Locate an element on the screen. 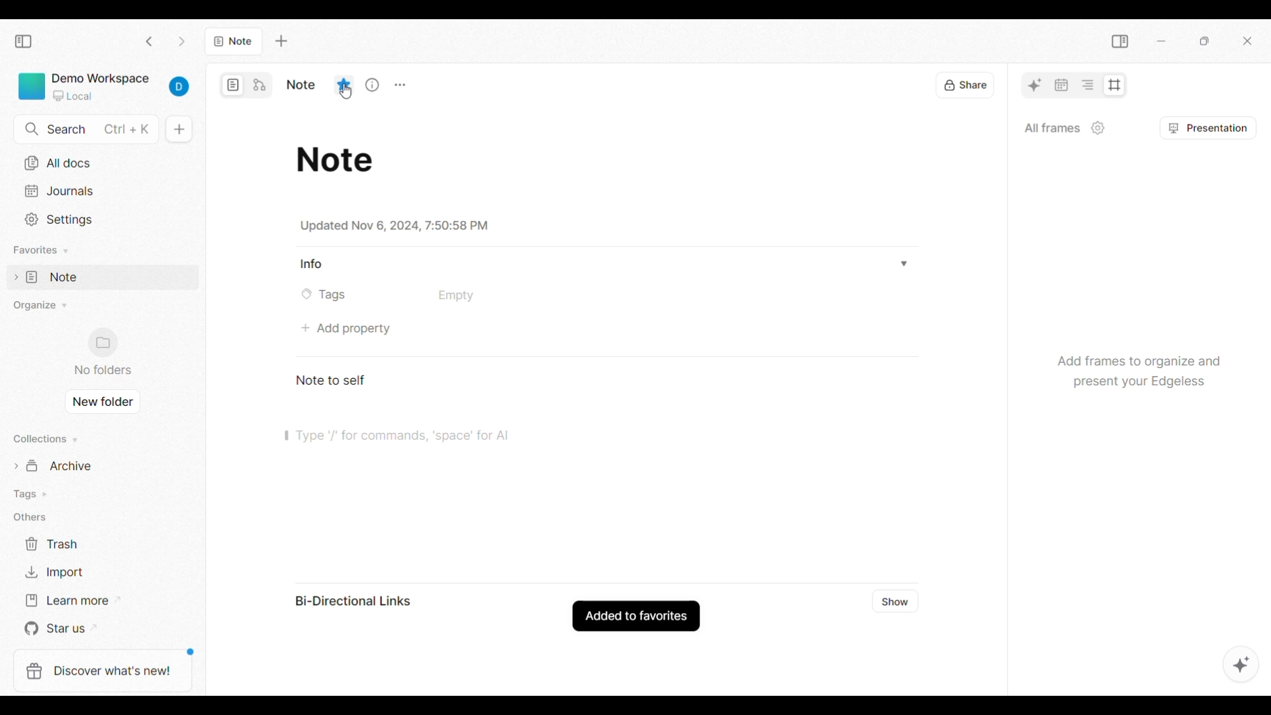 This screenshot has width=1271, height=715. Name of current note is located at coordinates (301, 85).